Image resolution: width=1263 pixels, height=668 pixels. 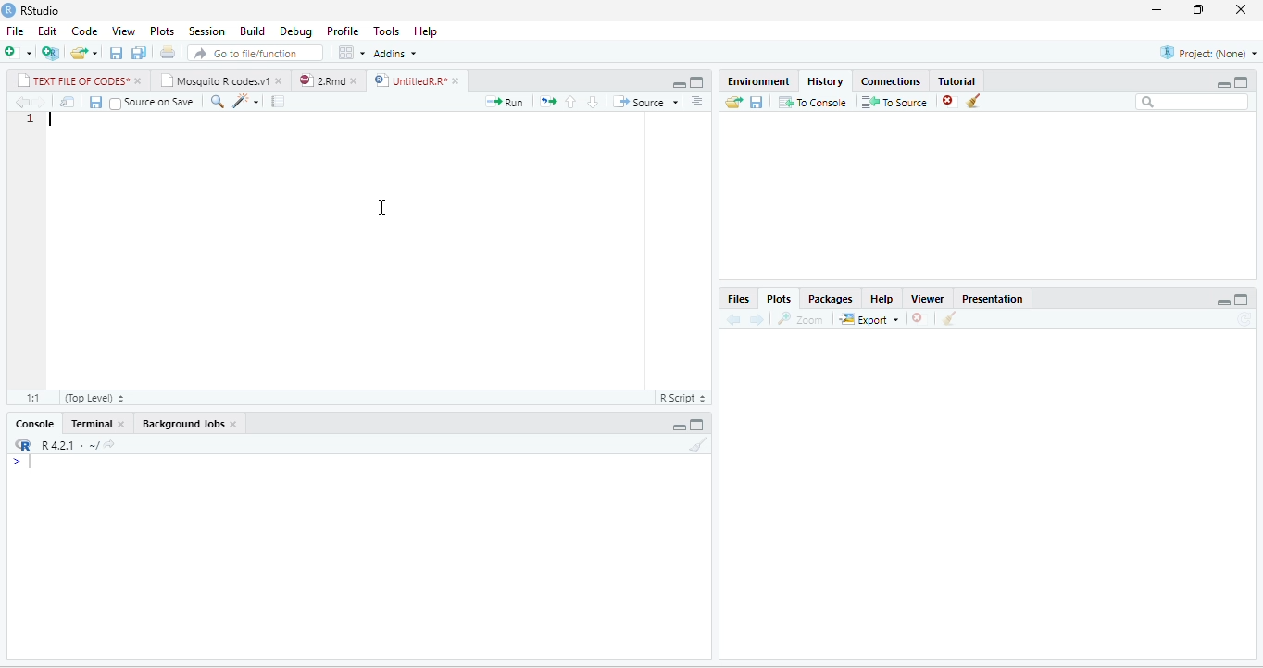 What do you see at coordinates (800, 318) in the screenshot?
I see `Zoom` at bounding box center [800, 318].